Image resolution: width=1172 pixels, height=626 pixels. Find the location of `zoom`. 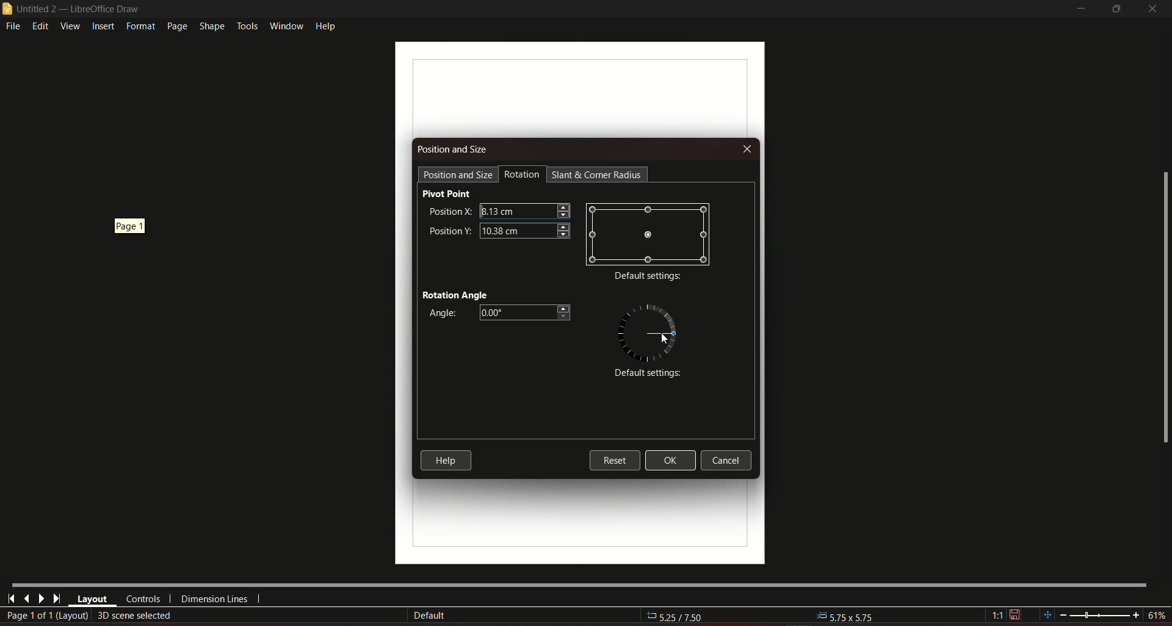

zoom is located at coordinates (1103, 614).